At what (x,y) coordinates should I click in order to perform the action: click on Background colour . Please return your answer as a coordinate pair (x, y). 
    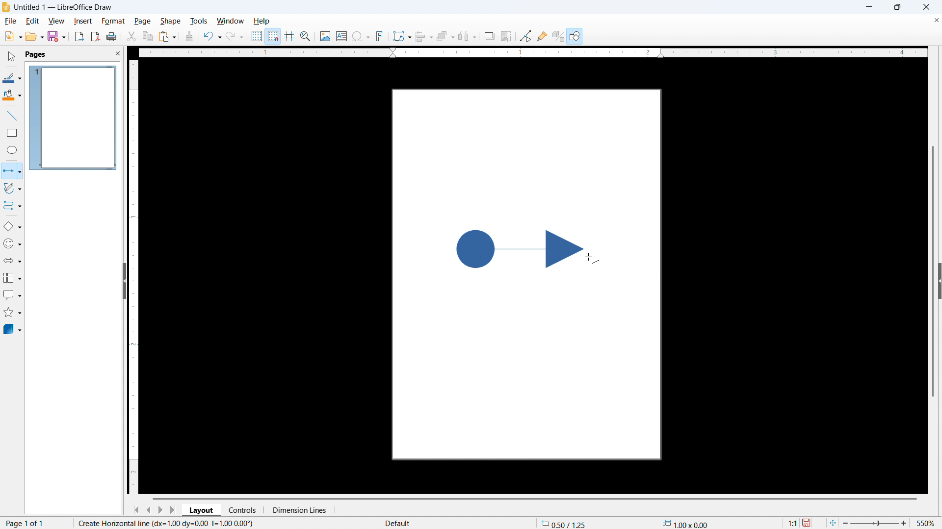
    Looking at the image, I should click on (12, 95).